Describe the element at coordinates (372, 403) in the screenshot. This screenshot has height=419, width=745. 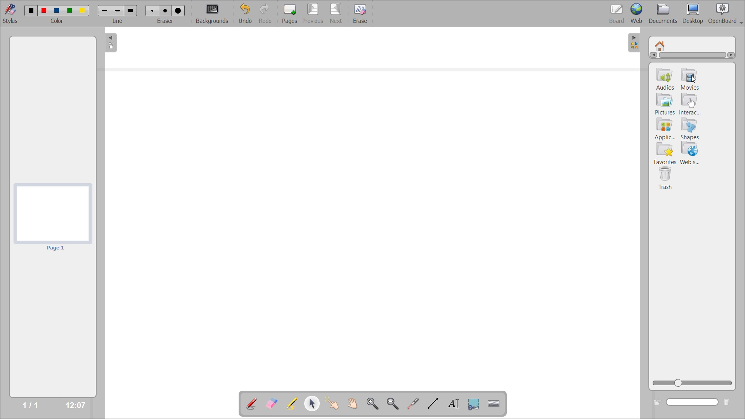
I see `zoom in` at that location.